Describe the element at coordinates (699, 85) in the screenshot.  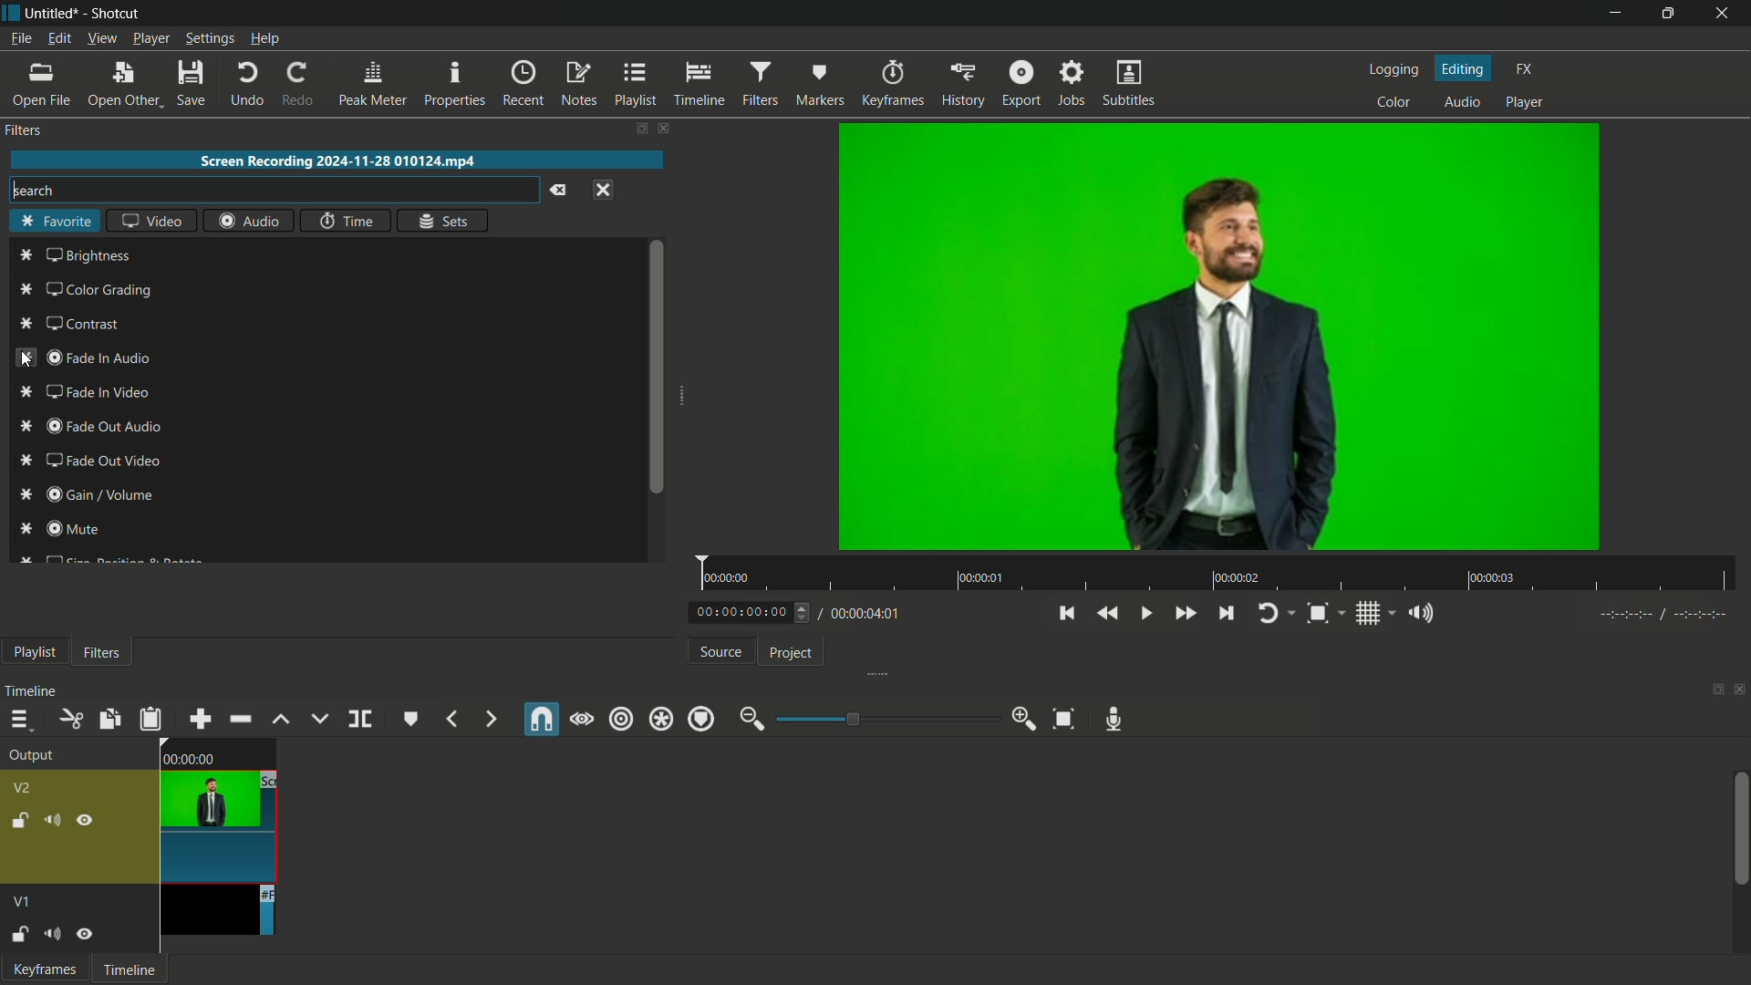
I see `timeline` at that location.